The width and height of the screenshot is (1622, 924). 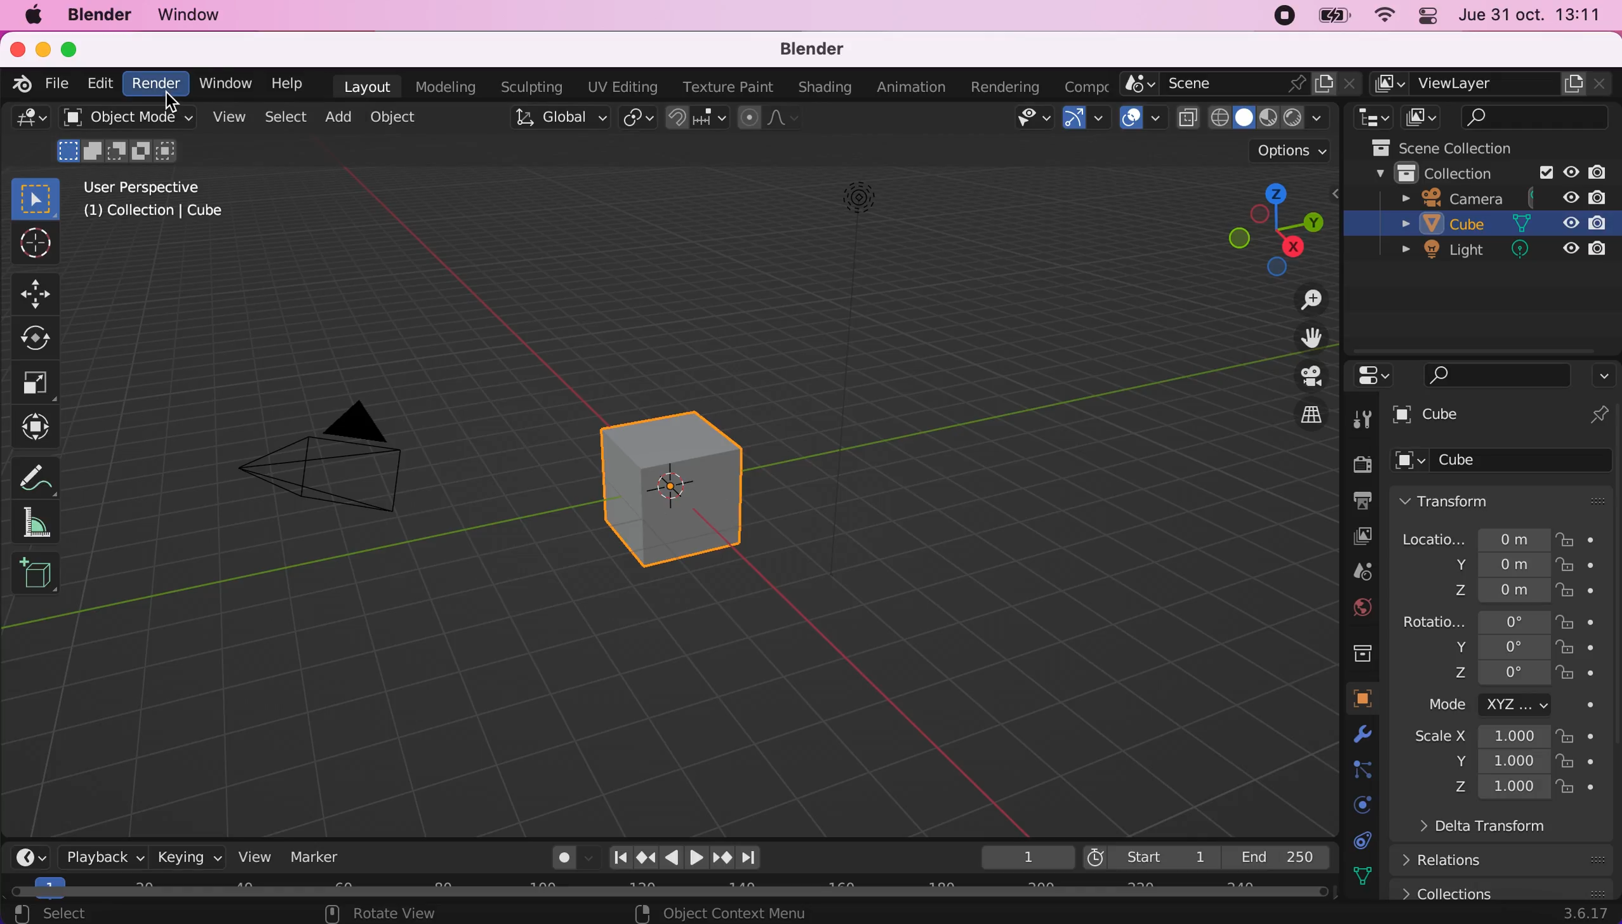 What do you see at coordinates (1369, 876) in the screenshot?
I see `texture` at bounding box center [1369, 876].